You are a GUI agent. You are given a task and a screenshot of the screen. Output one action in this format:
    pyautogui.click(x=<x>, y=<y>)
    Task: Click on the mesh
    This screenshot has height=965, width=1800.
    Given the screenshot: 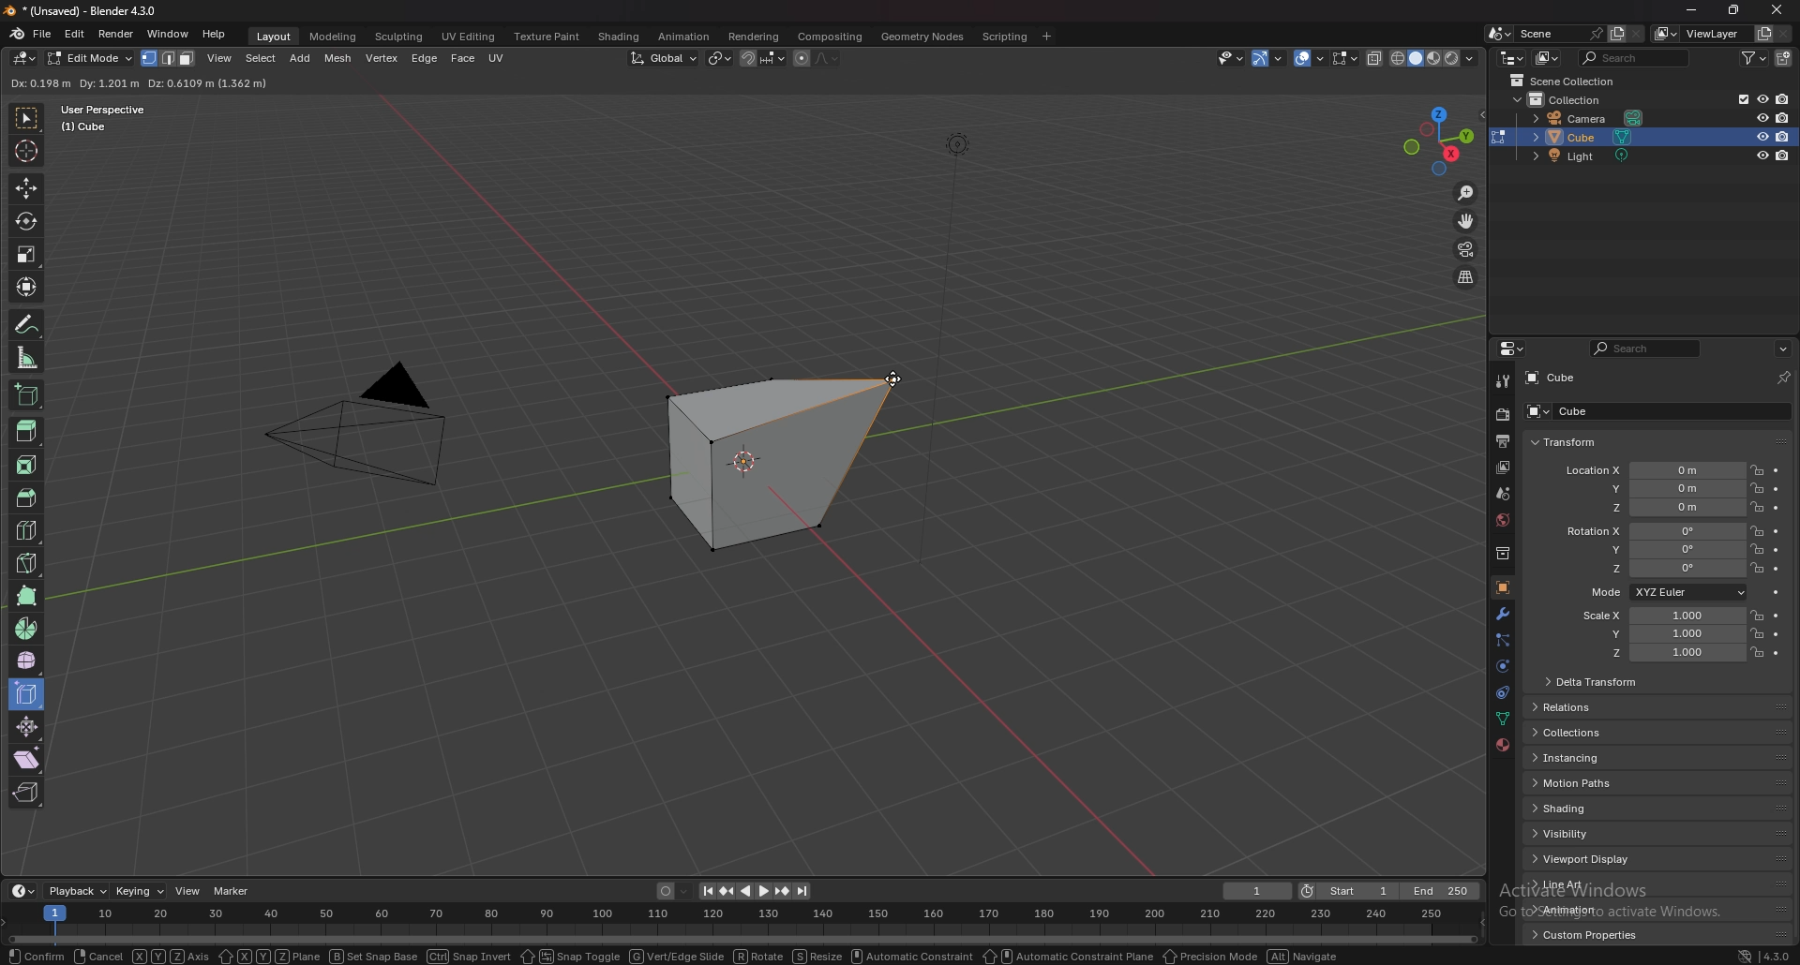 What is the action you would take?
    pyautogui.click(x=338, y=60)
    